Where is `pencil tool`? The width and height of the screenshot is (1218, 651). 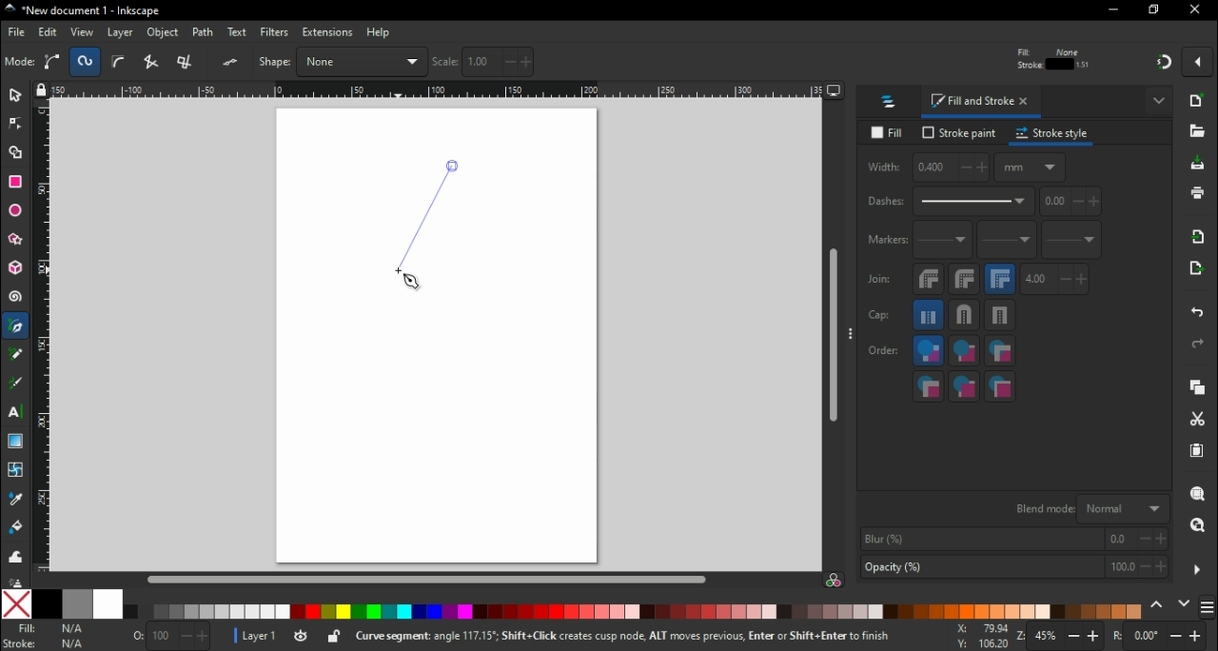 pencil tool is located at coordinates (16, 361).